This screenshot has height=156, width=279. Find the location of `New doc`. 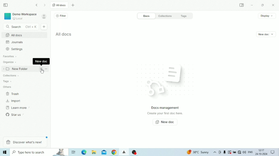

New doc is located at coordinates (44, 27).